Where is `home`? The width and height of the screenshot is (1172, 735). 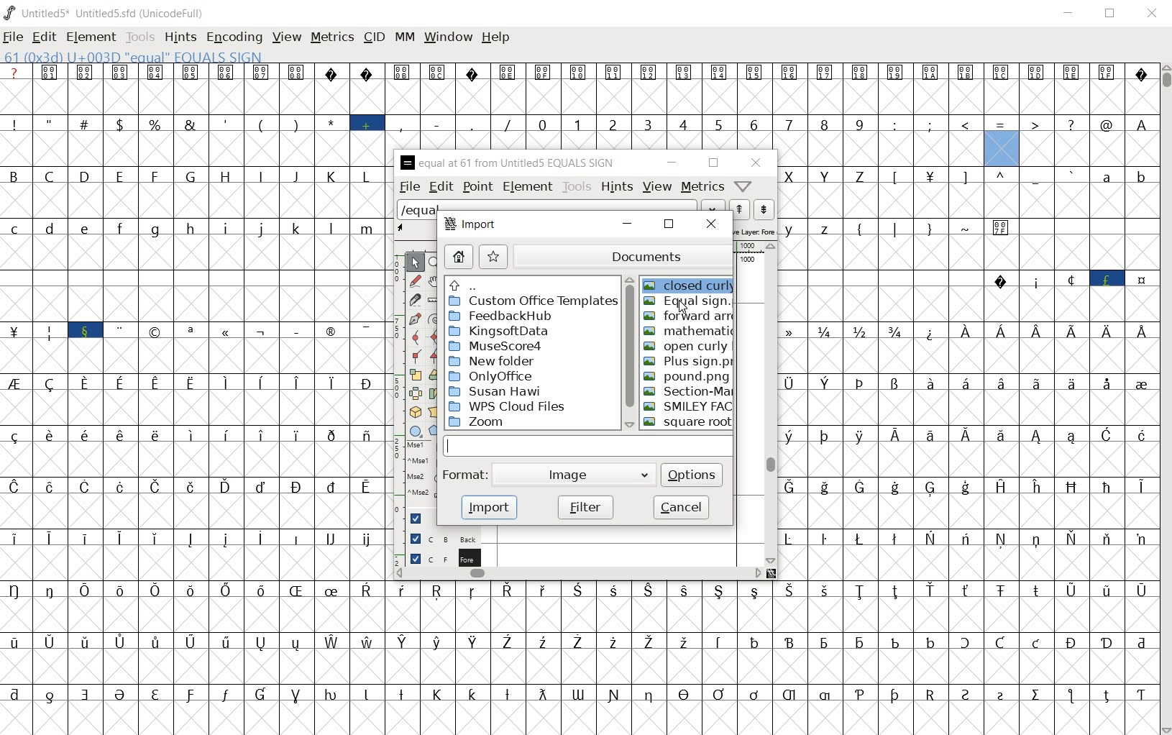
home is located at coordinates (457, 257).